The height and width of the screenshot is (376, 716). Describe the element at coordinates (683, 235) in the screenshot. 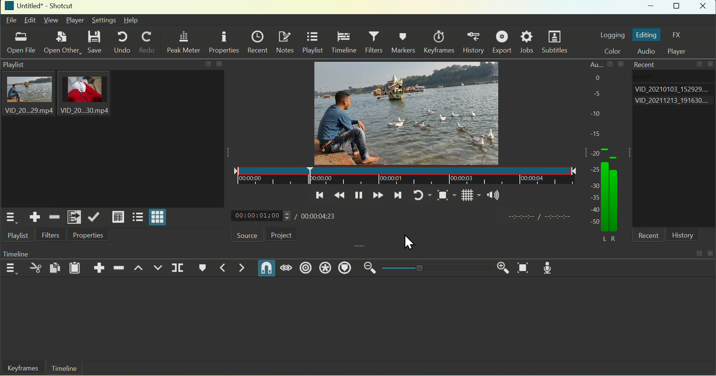

I see `History` at that location.